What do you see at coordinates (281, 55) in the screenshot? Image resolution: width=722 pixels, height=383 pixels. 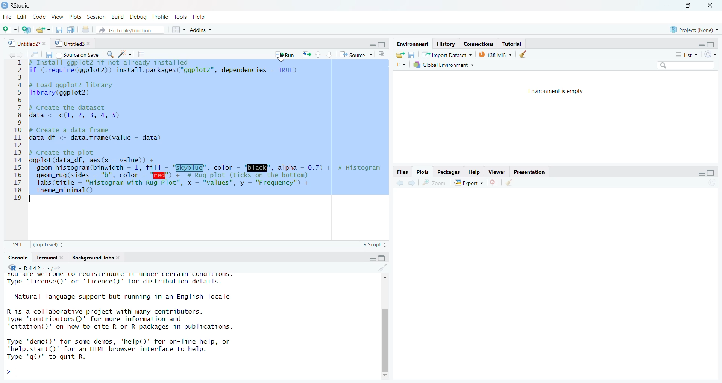 I see `Run` at bounding box center [281, 55].